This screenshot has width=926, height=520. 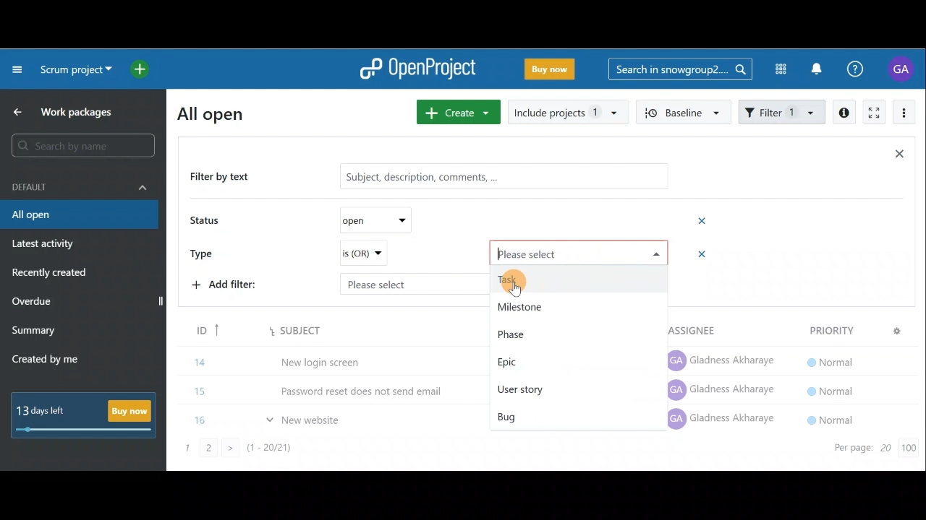 What do you see at coordinates (277, 359) in the screenshot?
I see `Item 14` at bounding box center [277, 359].